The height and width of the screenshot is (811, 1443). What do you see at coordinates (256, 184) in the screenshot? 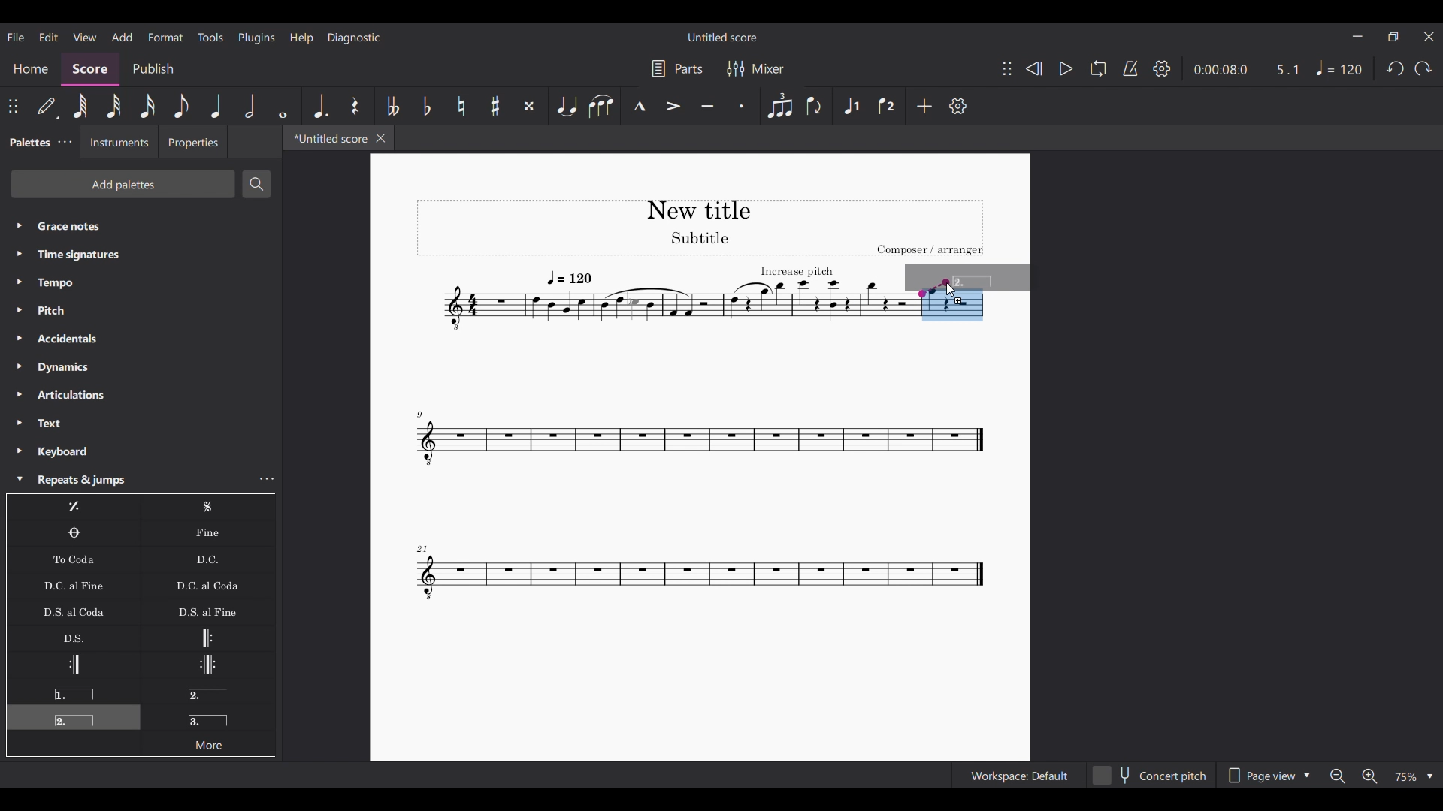
I see `Search ` at bounding box center [256, 184].